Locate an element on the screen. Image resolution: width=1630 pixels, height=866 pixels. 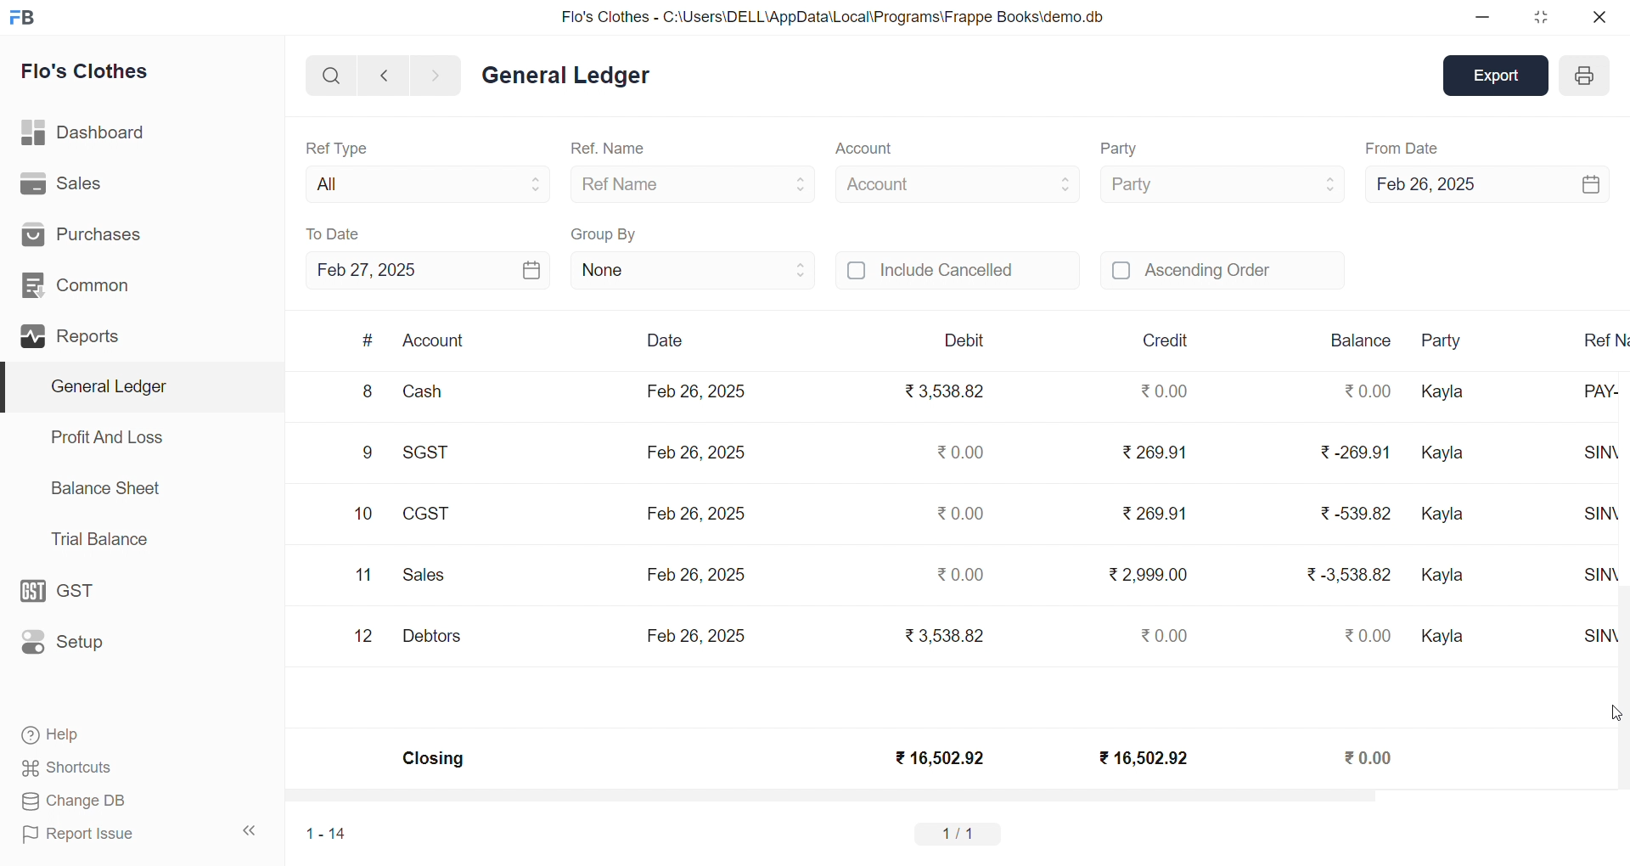
Change DB is located at coordinates (71, 800).